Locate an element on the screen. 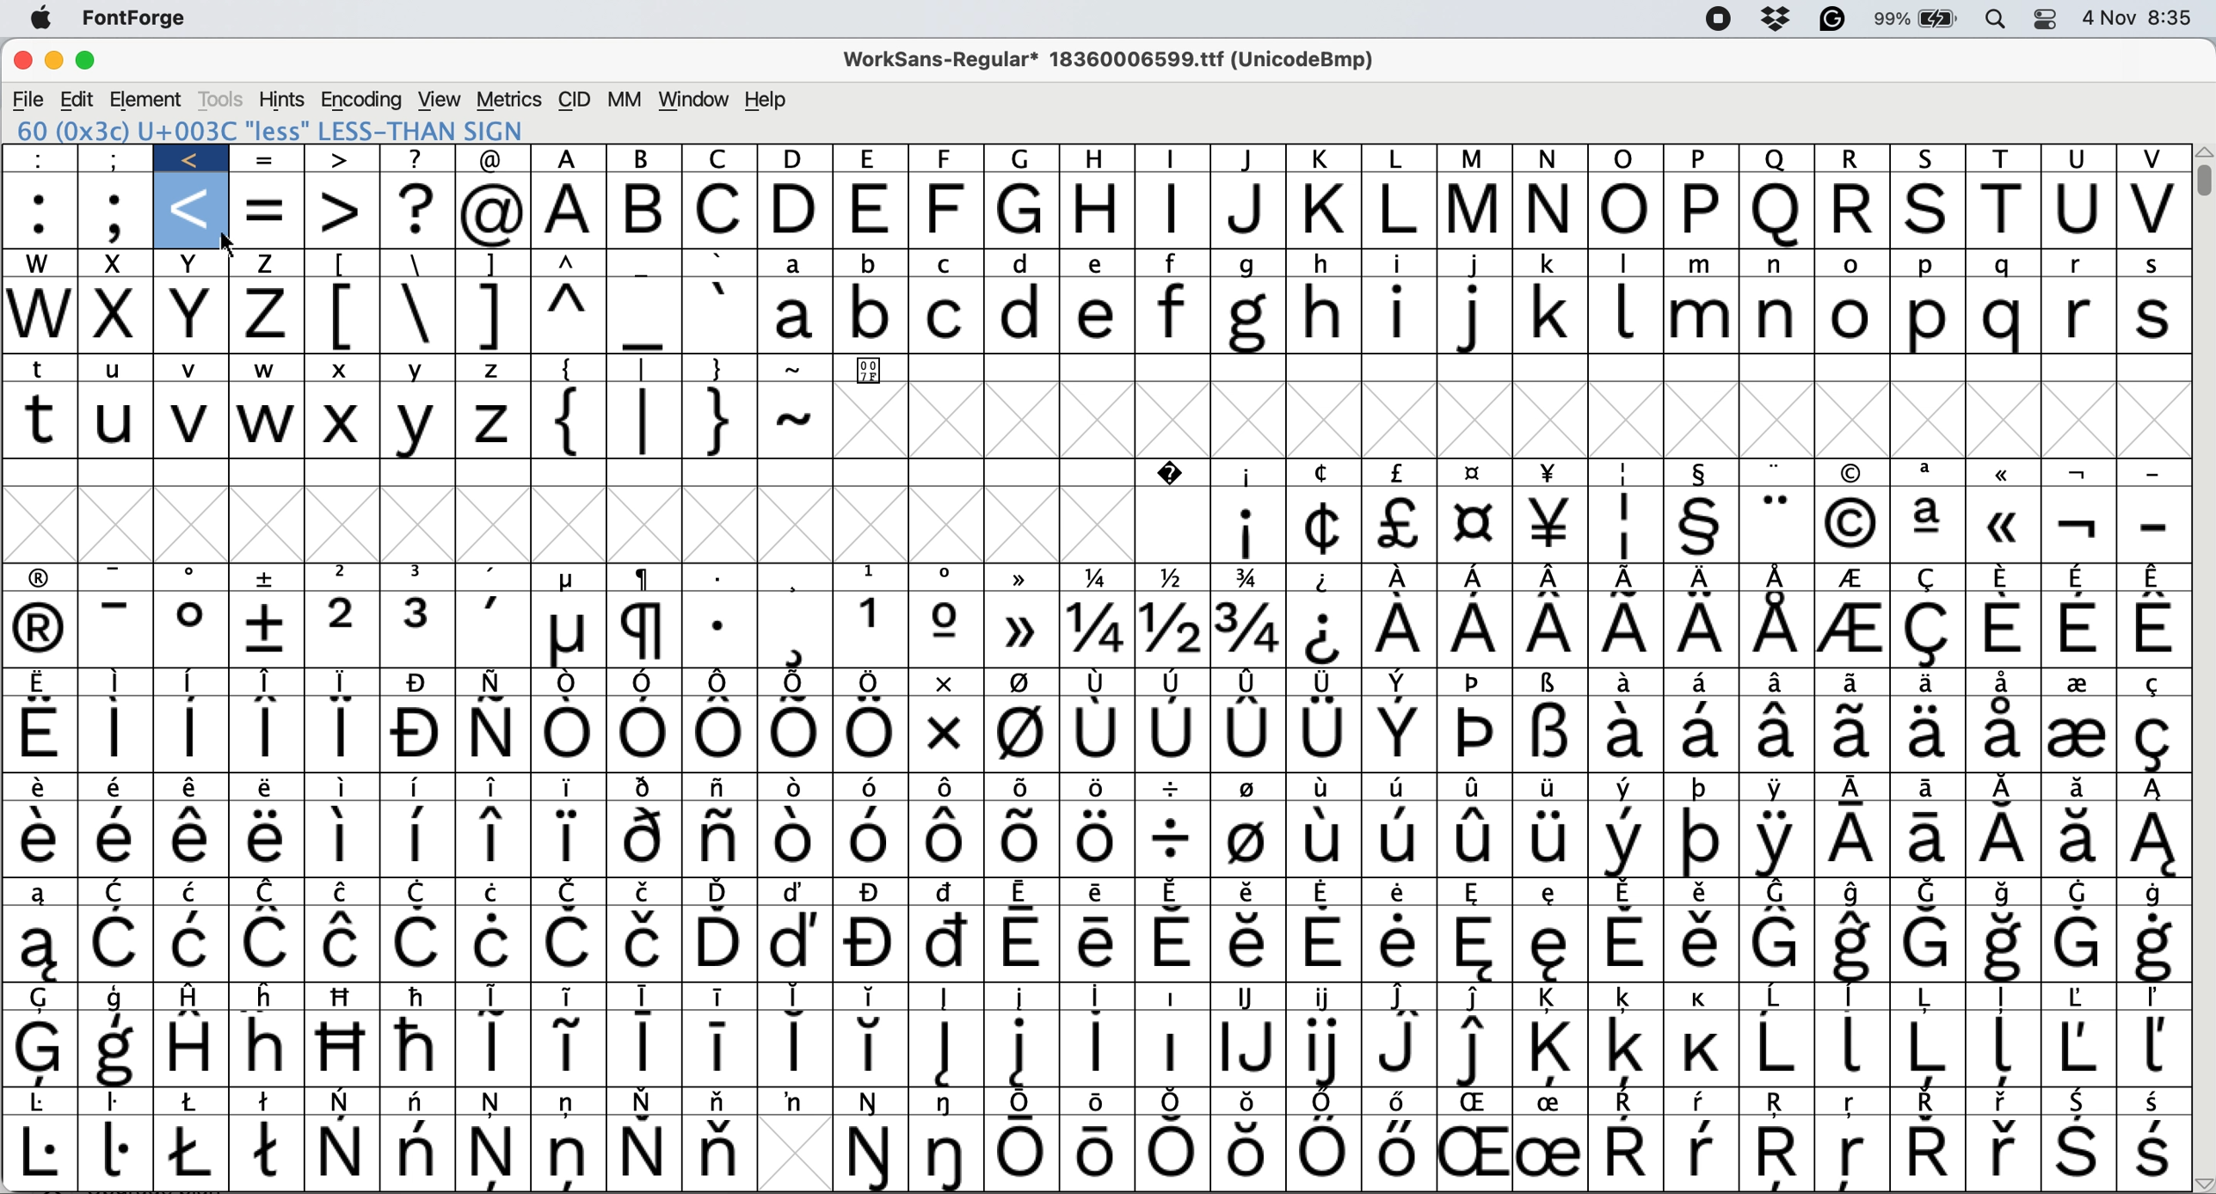 The height and width of the screenshot is (1194, 2216). g is located at coordinates (1248, 317).